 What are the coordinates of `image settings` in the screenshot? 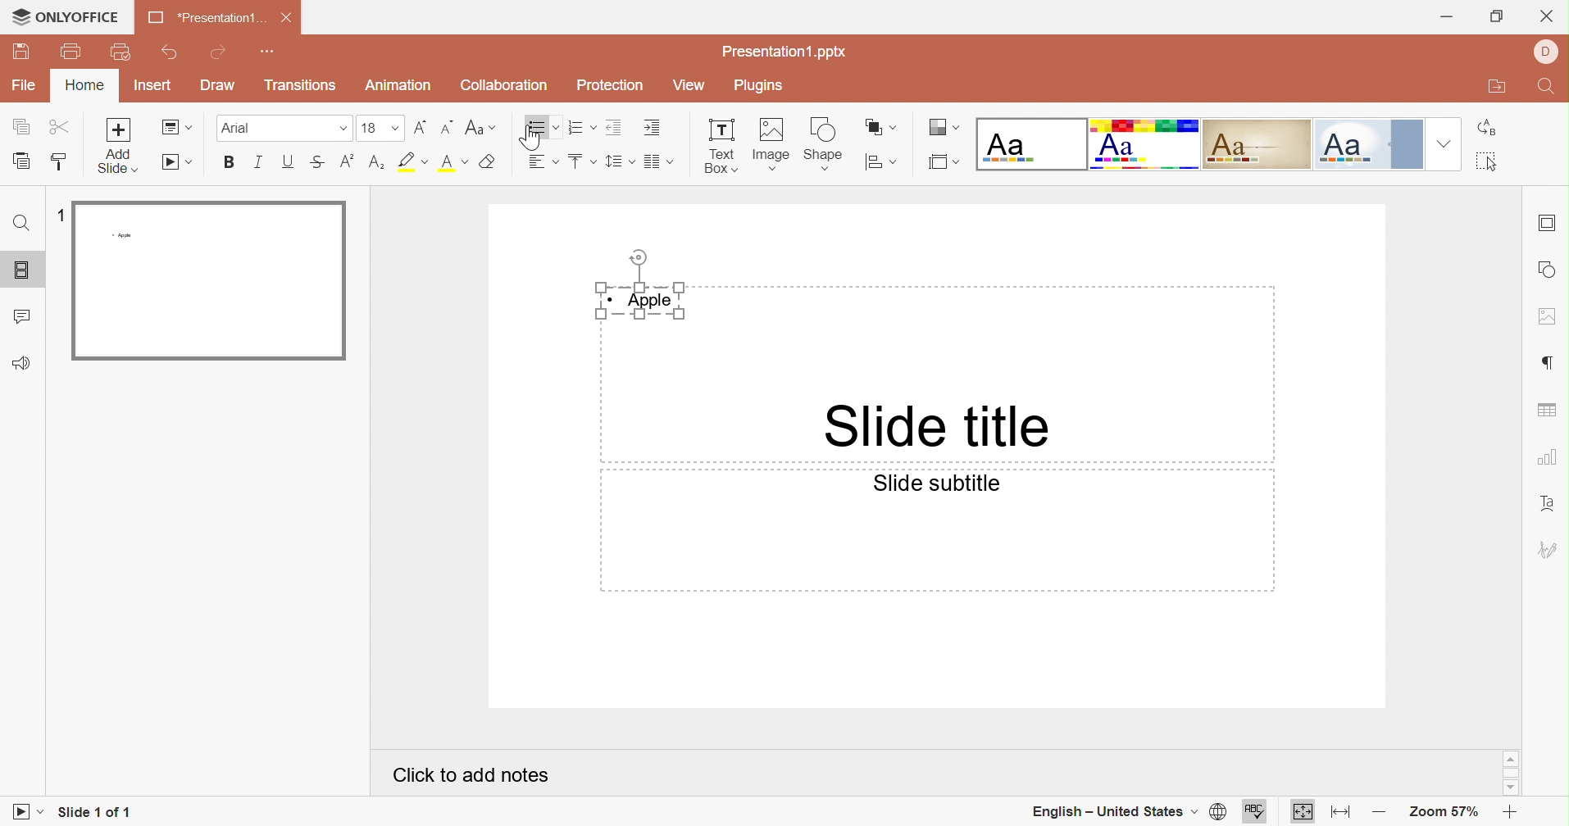 It's located at (1549, 313).